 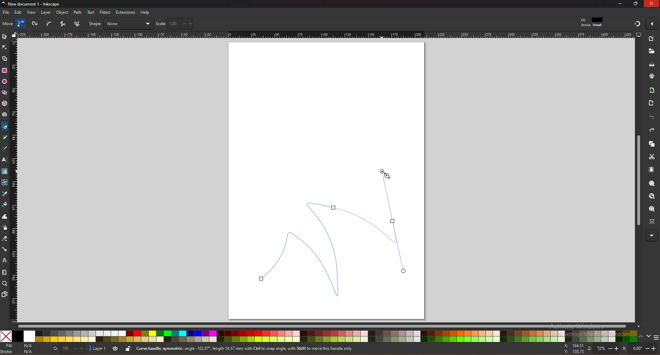 I want to click on object, so click(x=63, y=13).